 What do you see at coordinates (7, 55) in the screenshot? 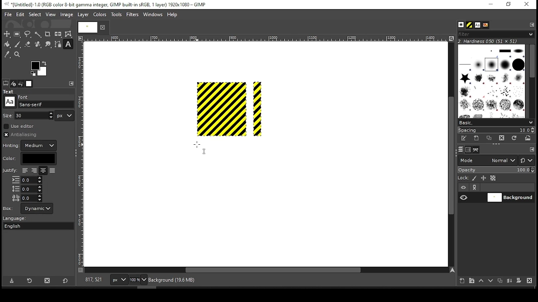
I see `color picker tool` at bounding box center [7, 55].